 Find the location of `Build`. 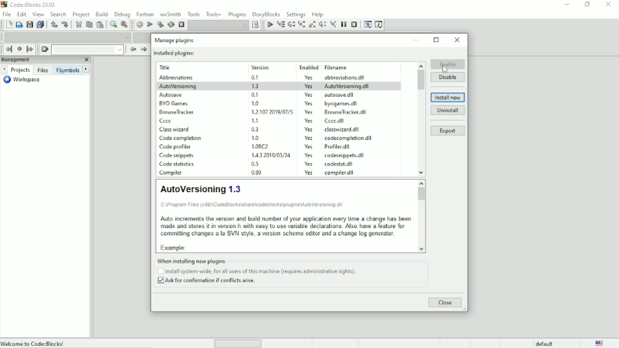

Build is located at coordinates (101, 14).